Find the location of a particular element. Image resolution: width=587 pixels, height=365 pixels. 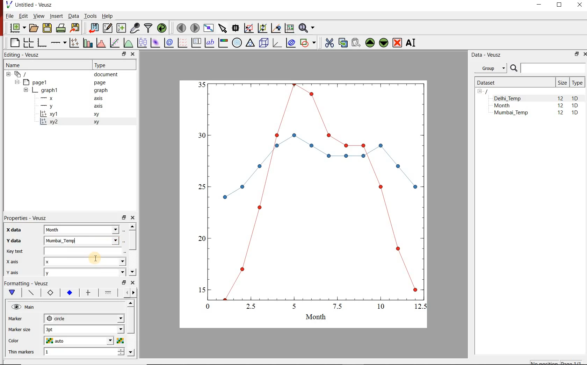

plot a vector field is located at coordinates (182, 43).